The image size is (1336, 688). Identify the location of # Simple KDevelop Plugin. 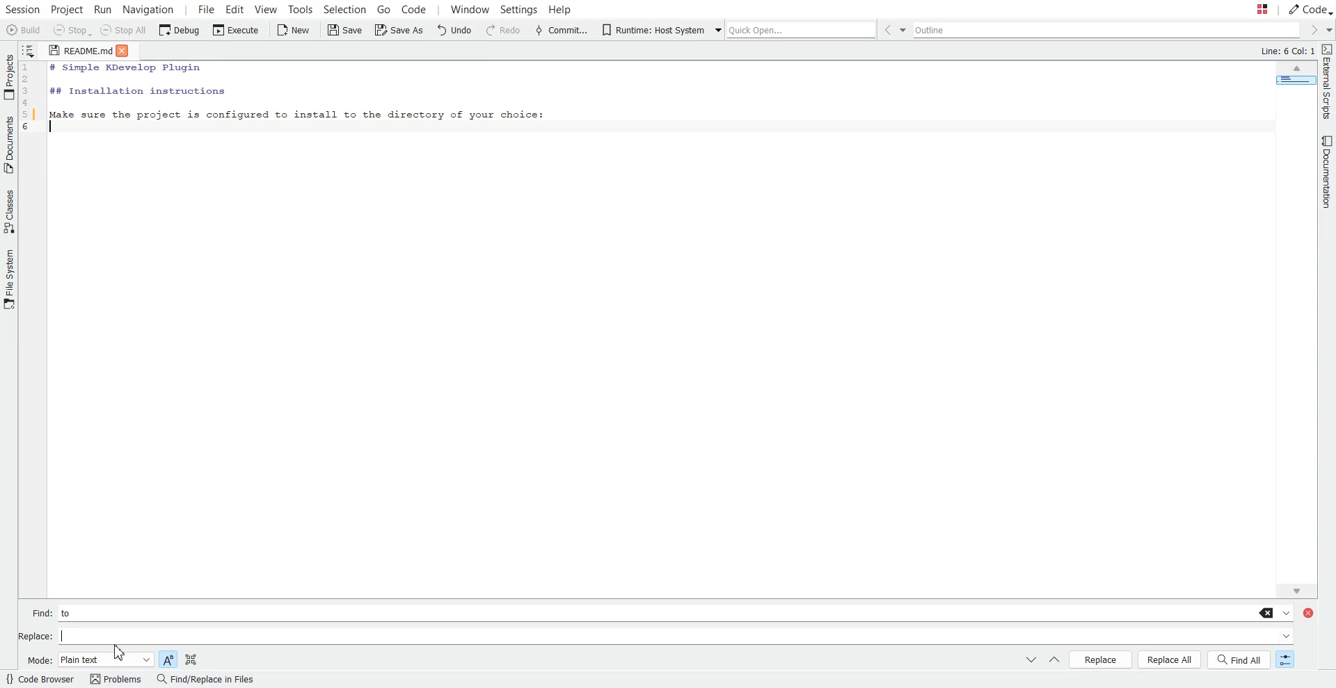
(127, 69).